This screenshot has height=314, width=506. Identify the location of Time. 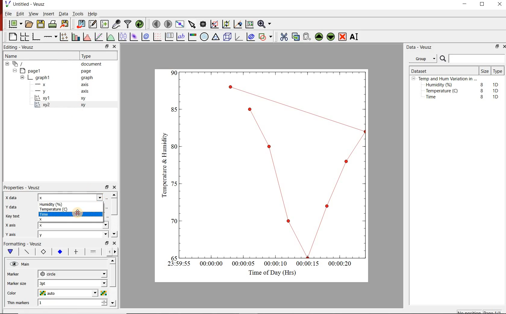
(434, 98).